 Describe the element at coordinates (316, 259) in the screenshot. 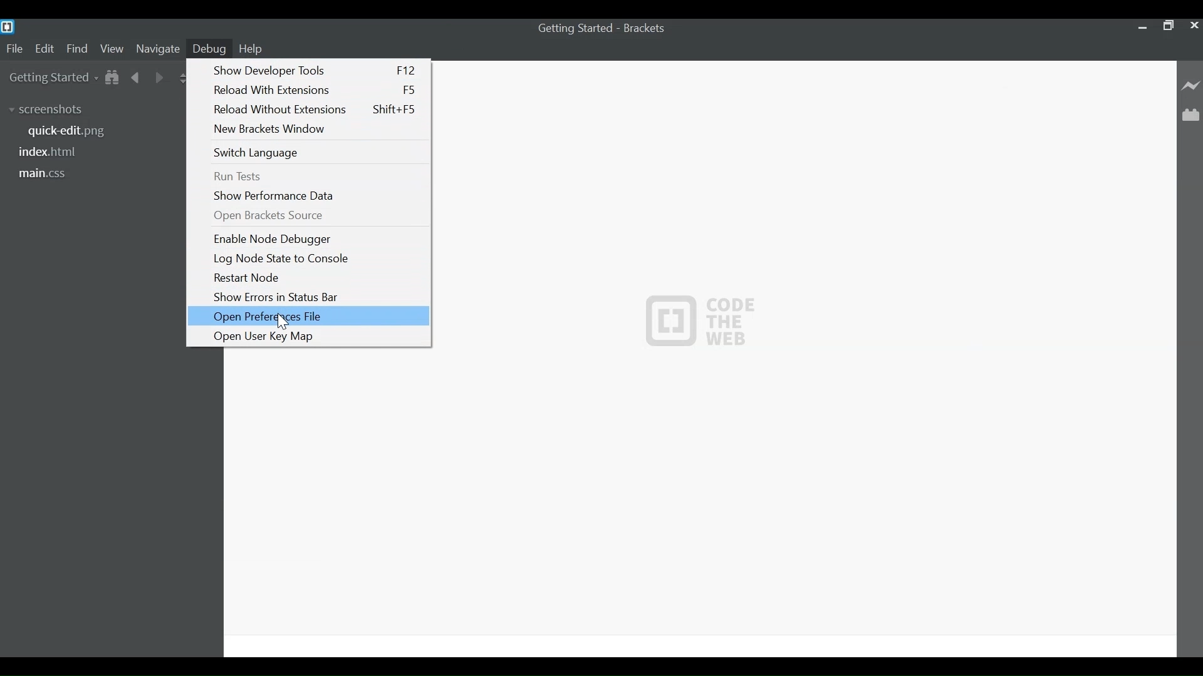

I see `Log Node State to Console` at that location.